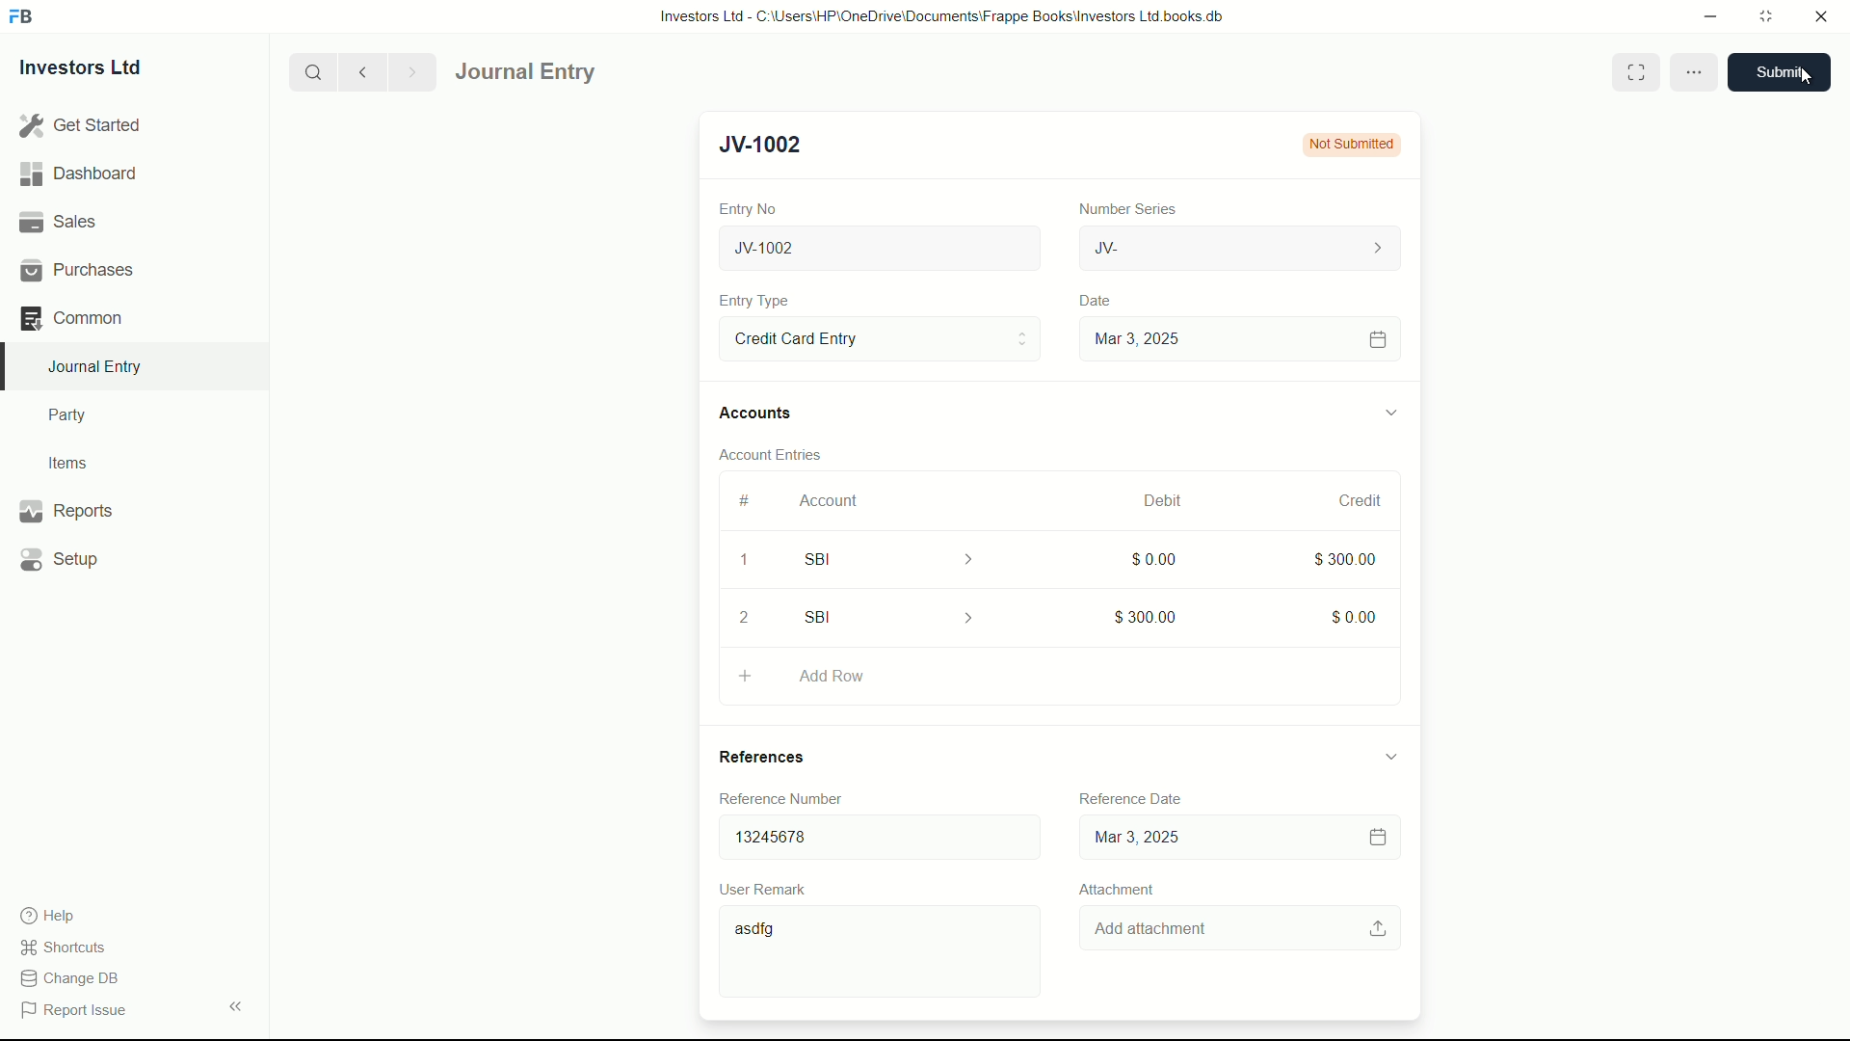  I want to click on $0.00, so click(1150, 558).